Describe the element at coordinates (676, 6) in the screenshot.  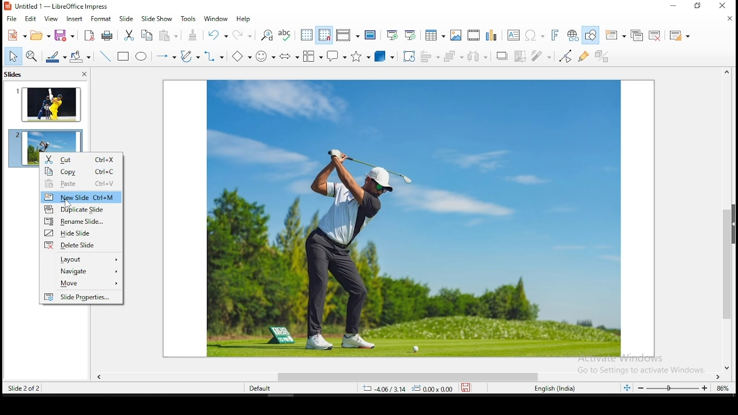
I see `minimize` at that location.